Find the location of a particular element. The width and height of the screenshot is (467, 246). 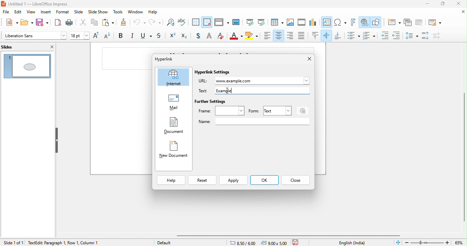

form is located at coordinates (254, 111).